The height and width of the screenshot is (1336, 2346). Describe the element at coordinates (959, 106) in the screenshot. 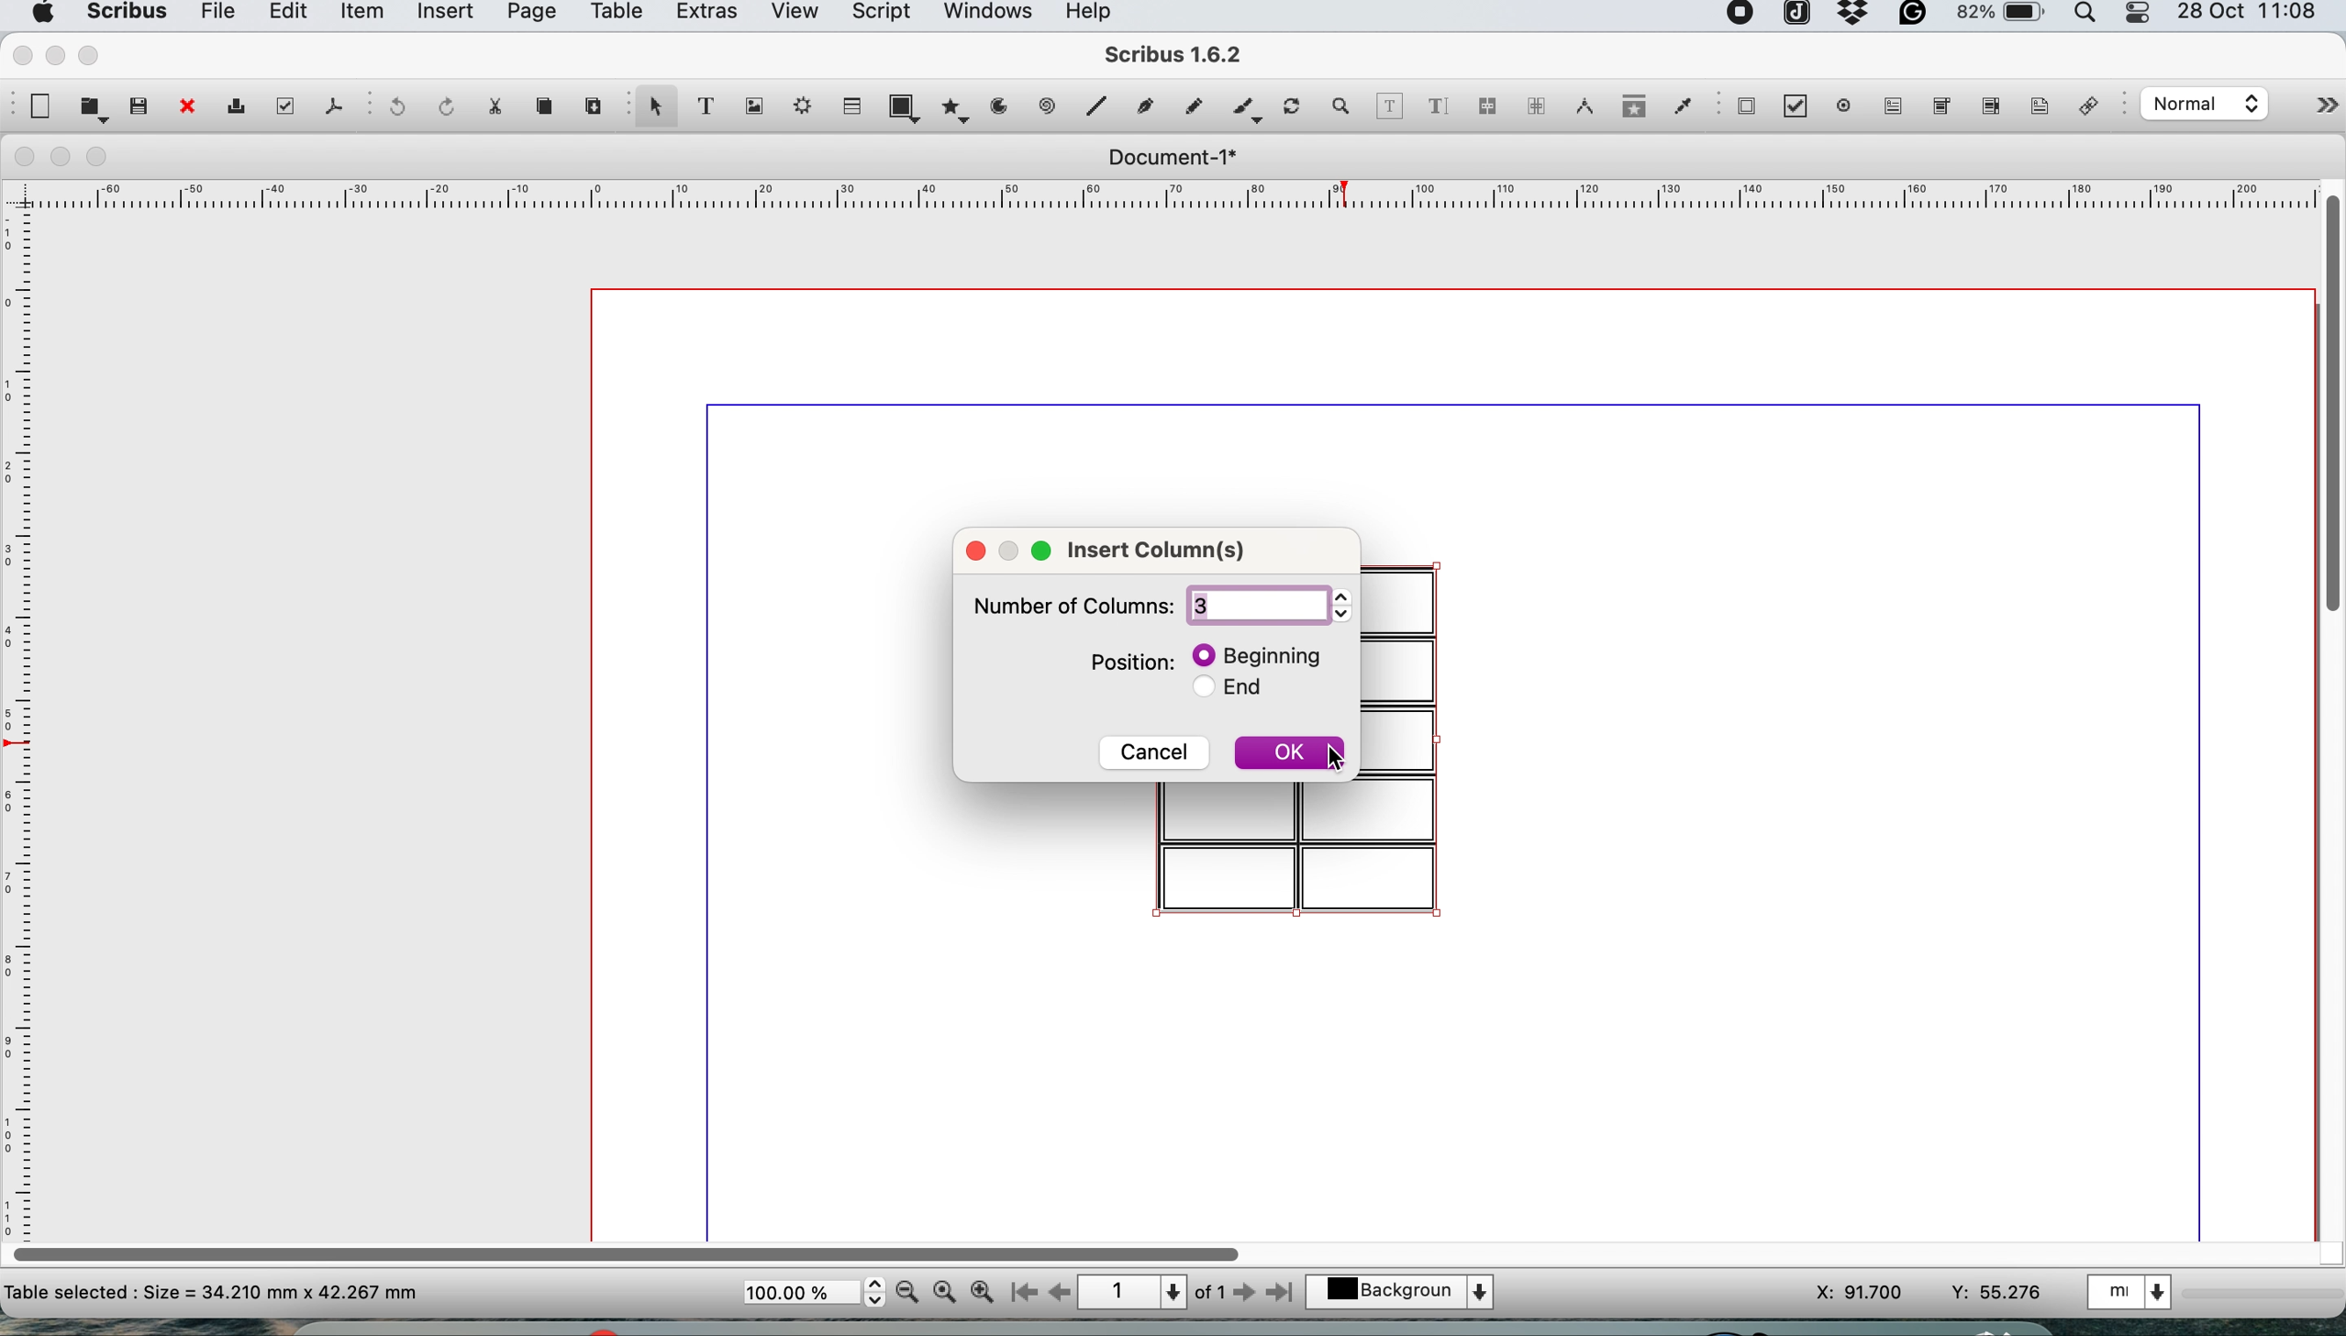

I see `polygon` at that location.